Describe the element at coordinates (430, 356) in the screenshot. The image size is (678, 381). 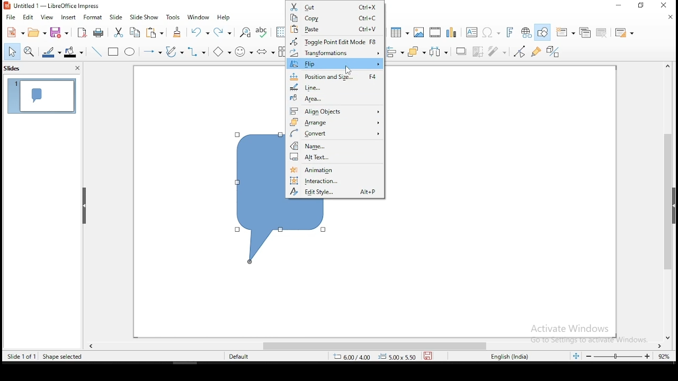
I see `save` at that location.